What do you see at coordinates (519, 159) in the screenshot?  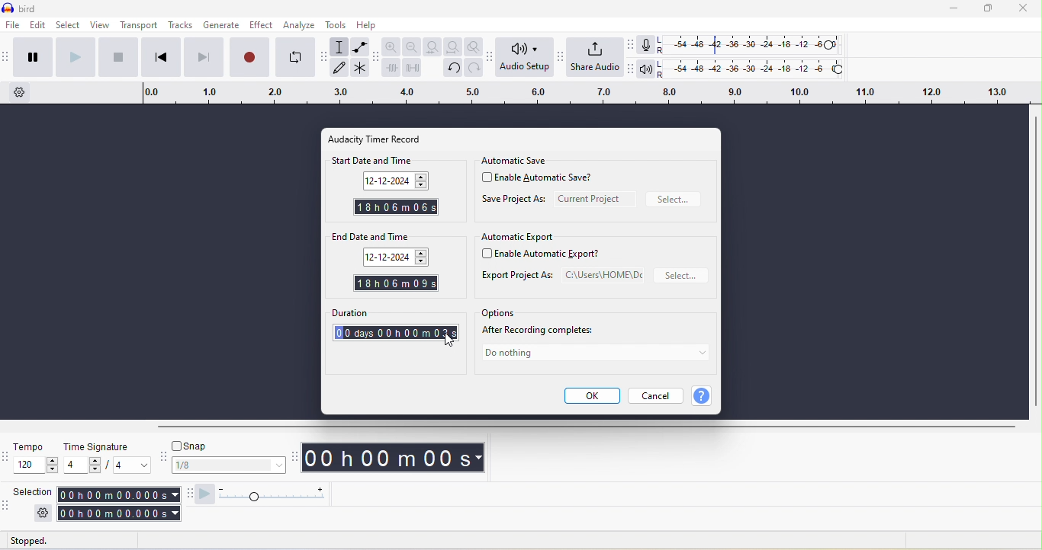 I see `automatic save` at bounding box center [519, 159].